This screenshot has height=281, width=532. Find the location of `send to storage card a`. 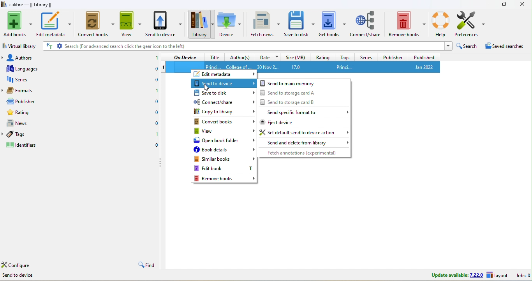

send to storage card a is located at coordinates (305, 93).